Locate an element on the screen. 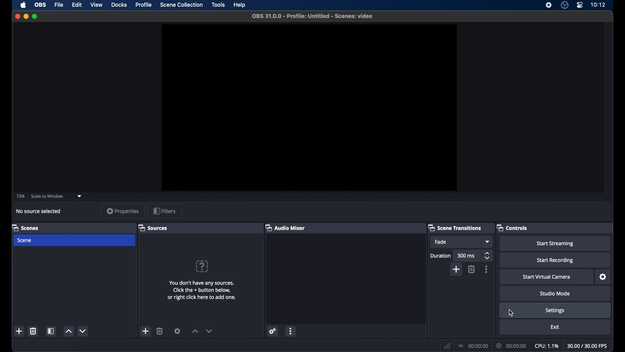 The image size is (625, 352). properties is located at coordinates (123, 211).